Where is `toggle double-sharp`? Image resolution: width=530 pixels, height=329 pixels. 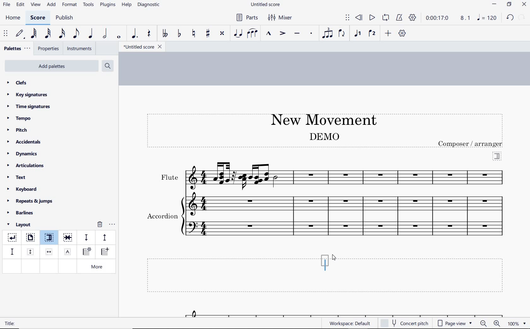
toggle double-sharp is located at coordinates (222, 33).